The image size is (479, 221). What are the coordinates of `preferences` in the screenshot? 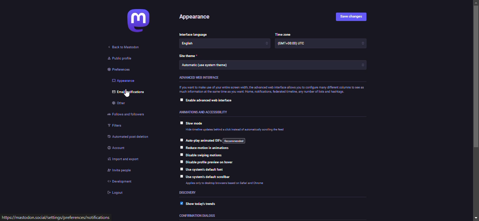 It's located at (119, 70).